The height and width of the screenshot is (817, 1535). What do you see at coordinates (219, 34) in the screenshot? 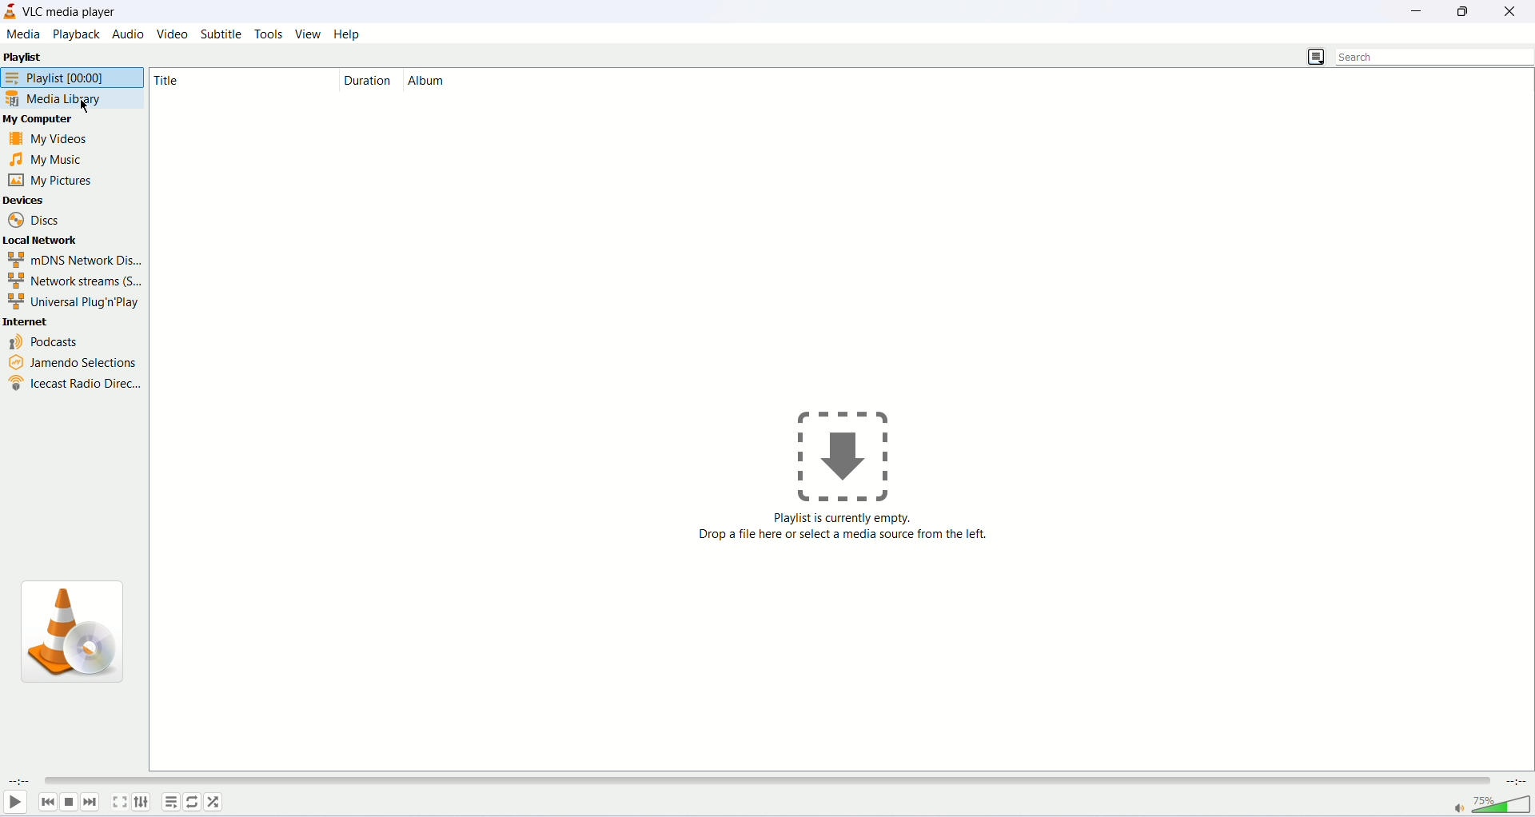
I see `subtitle` at bounding box center [219, 34].